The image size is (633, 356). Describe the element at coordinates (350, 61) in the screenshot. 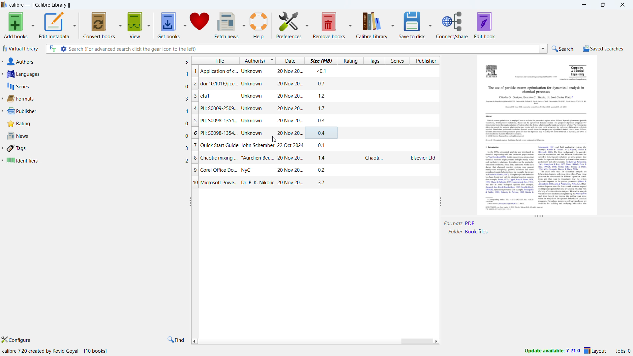

I see `sort by rating` at that location.